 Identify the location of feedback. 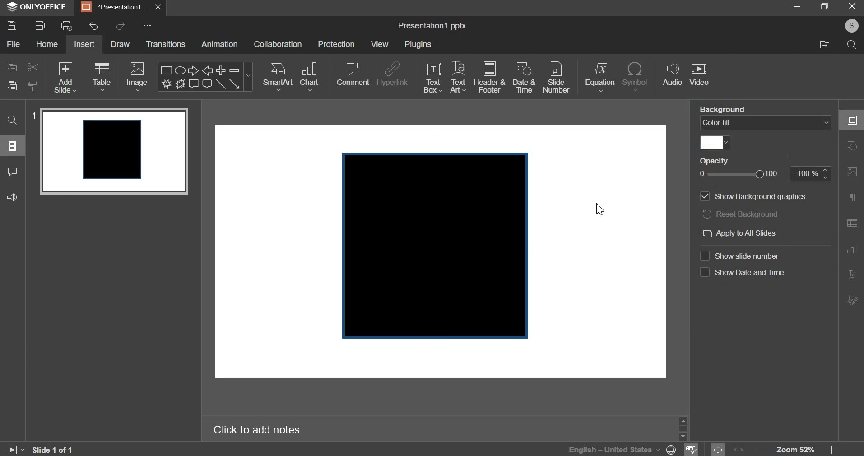
(11, 197).